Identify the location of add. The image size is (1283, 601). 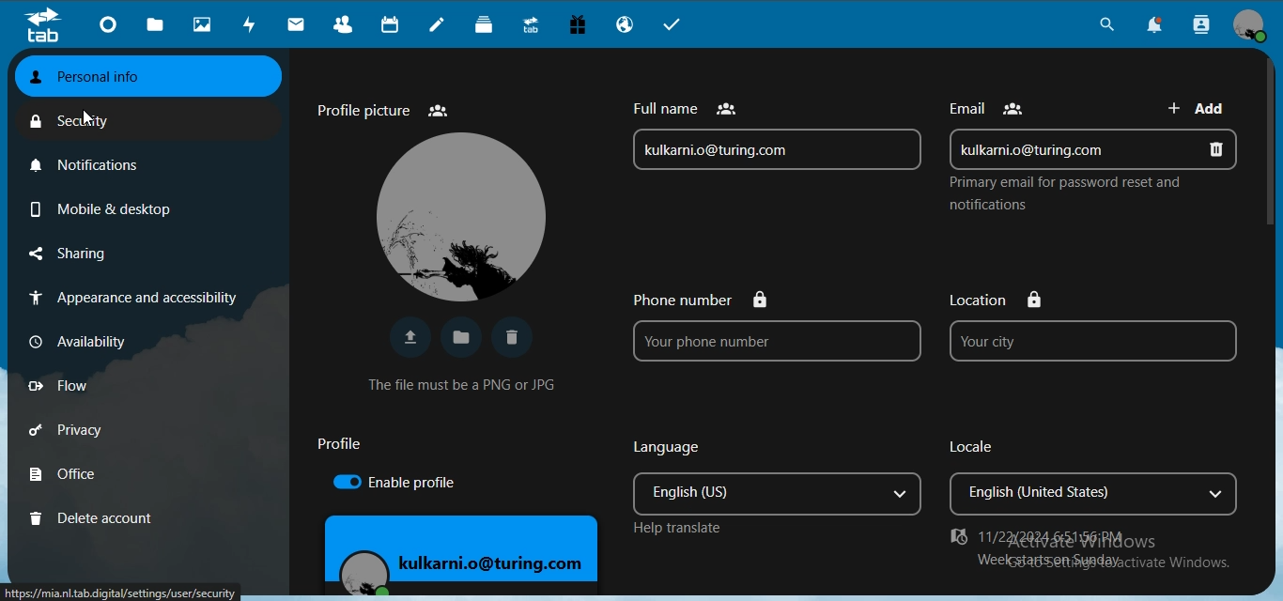
(1198, 111).